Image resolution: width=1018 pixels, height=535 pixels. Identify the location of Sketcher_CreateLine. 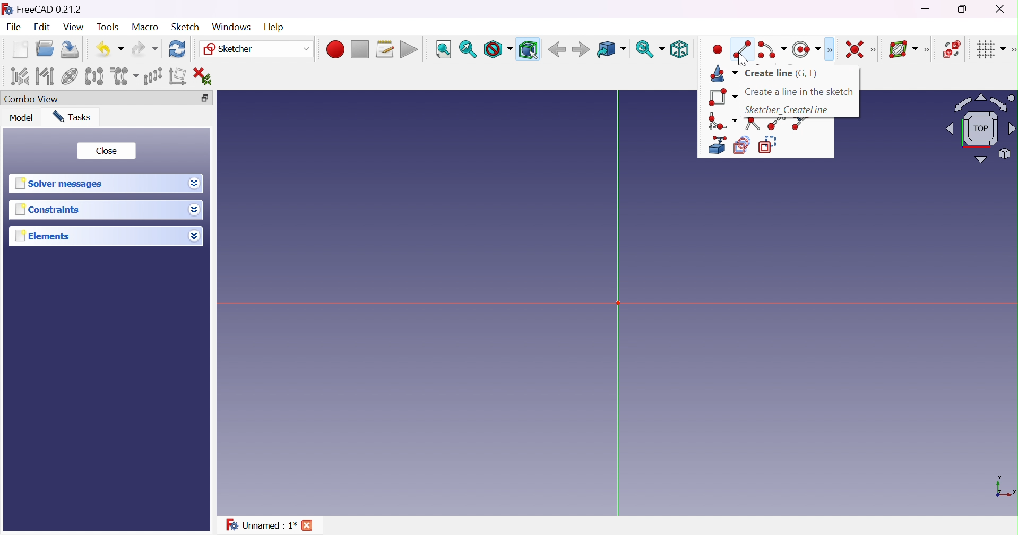
(787, 109).